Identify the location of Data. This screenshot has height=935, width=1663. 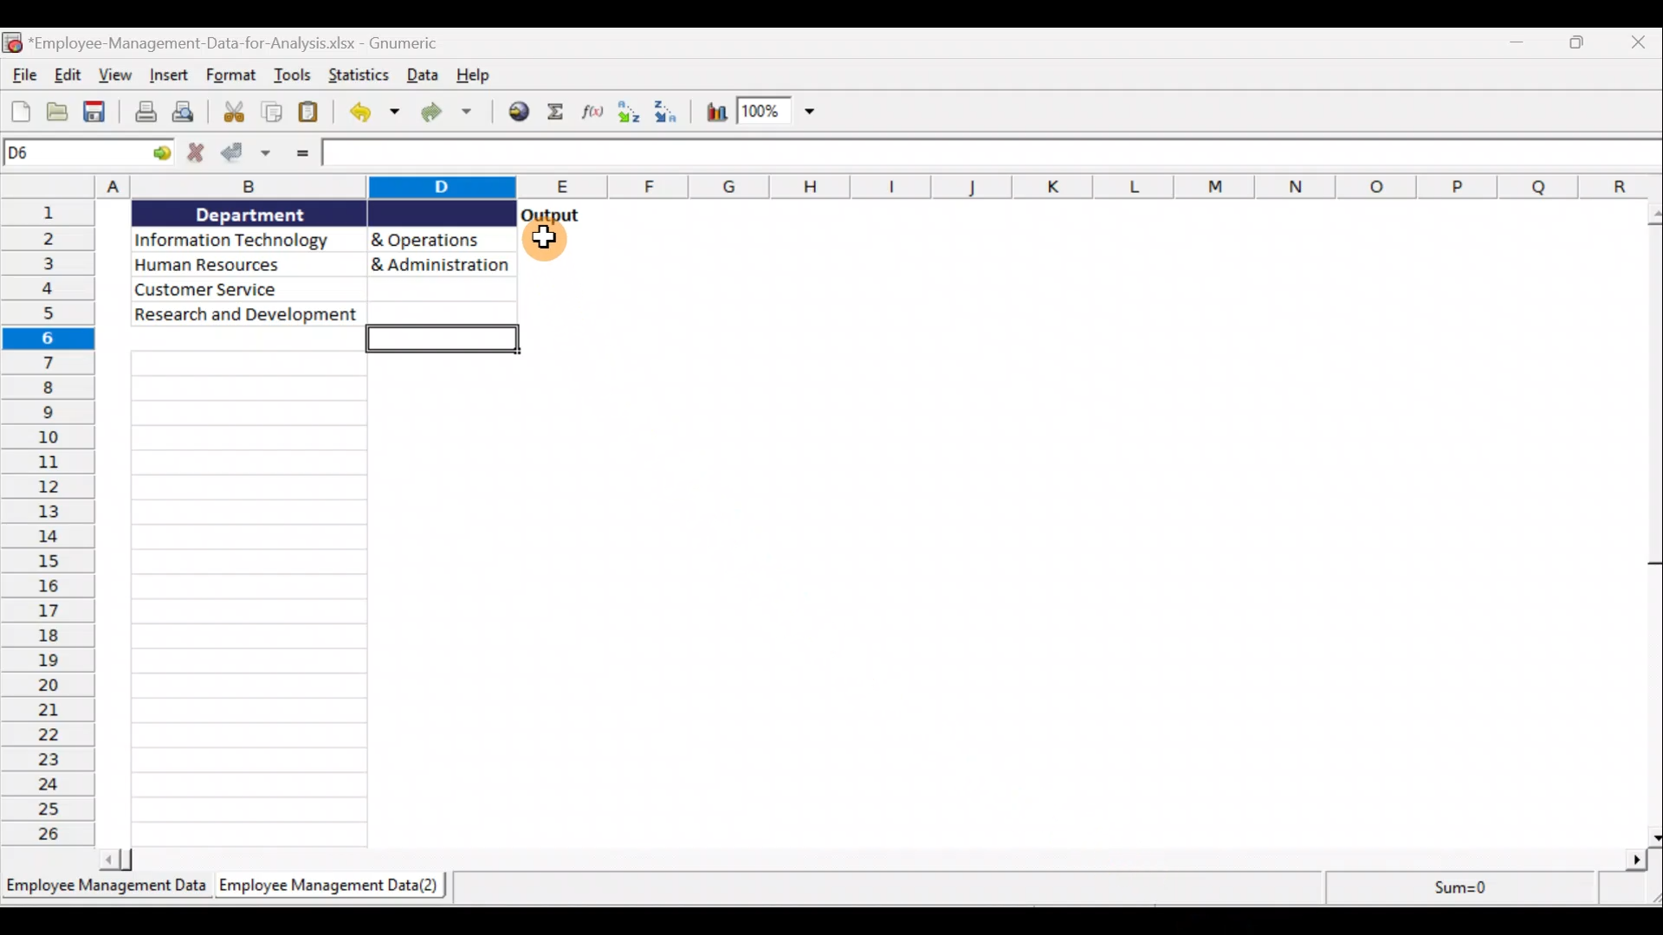
(423, 76).